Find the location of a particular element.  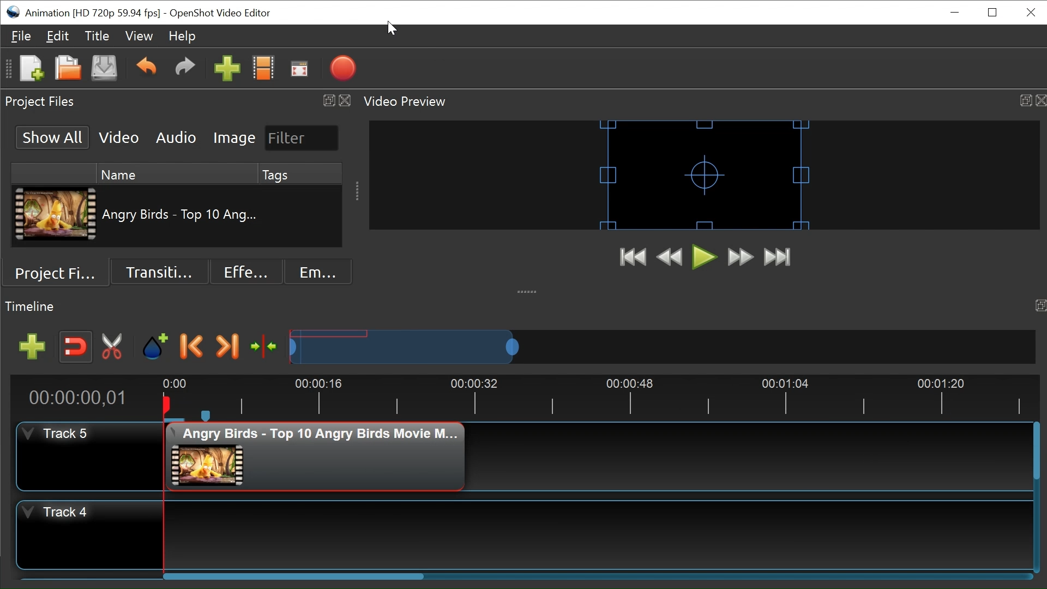

Add Marker is located at coordinates (155, 347).